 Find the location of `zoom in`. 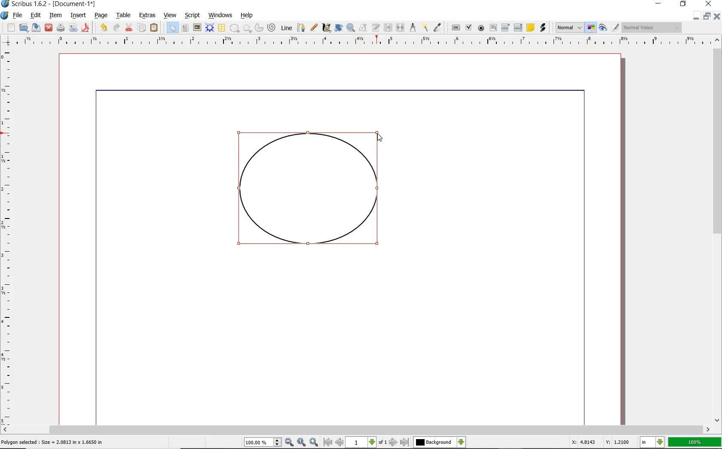

zoom in is located at coordinates (290, 443).